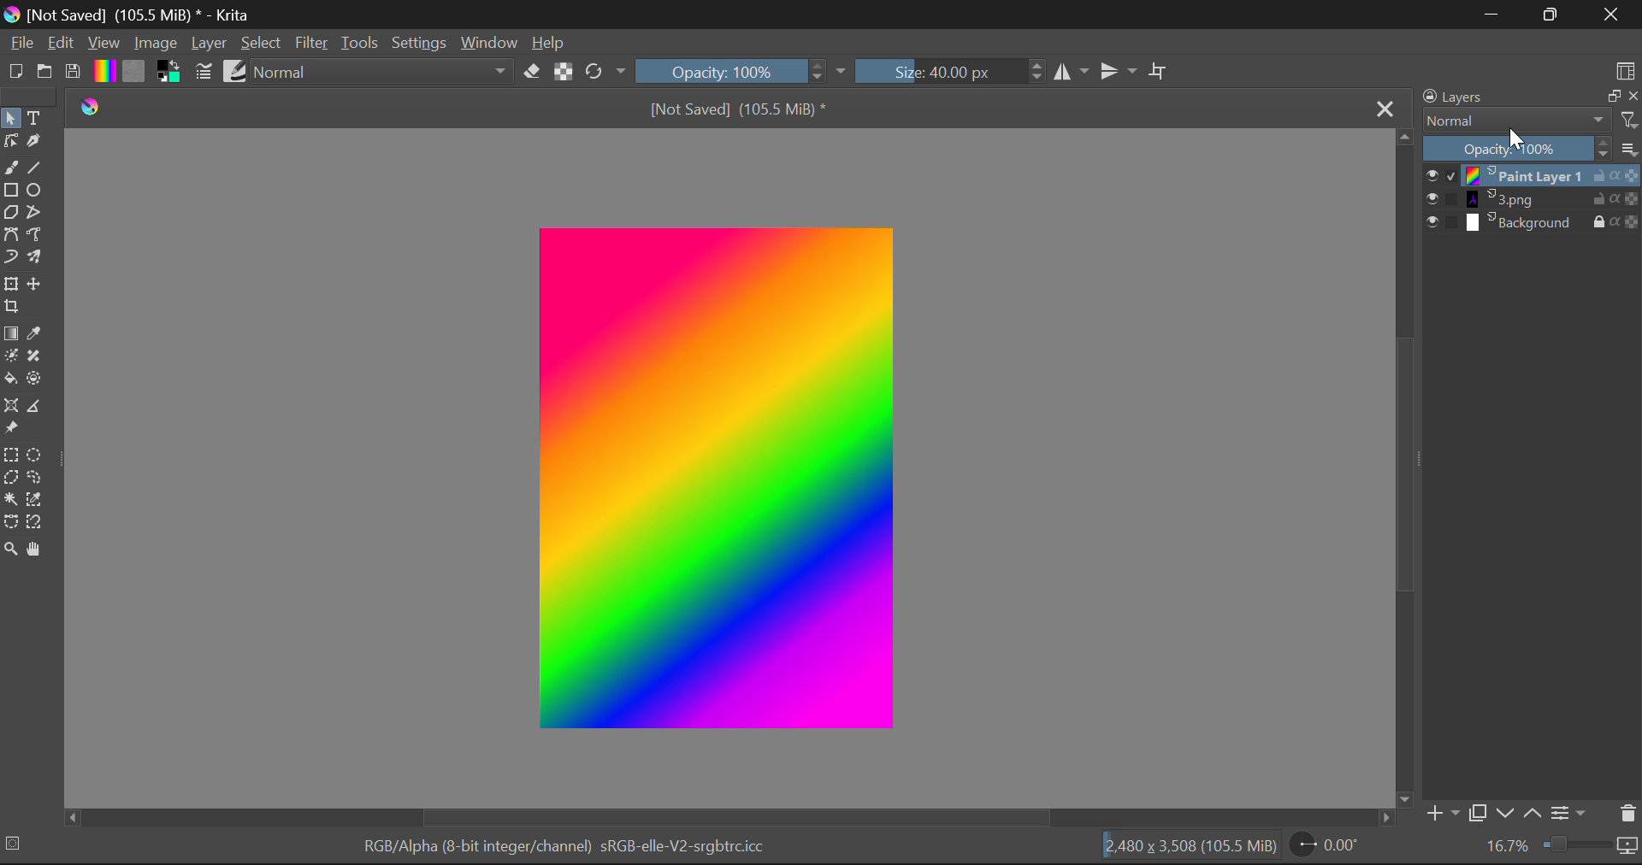 Image resolution: width=1642 pixels, height=865 pixels. I want to click on Move Layer, so click(38, 280).